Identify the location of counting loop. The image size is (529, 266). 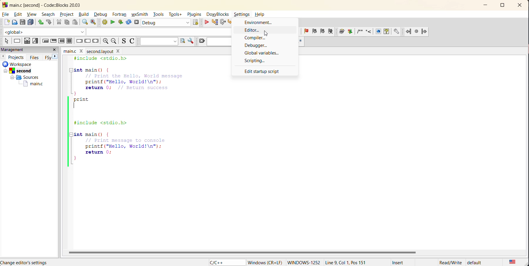
(60, 40).